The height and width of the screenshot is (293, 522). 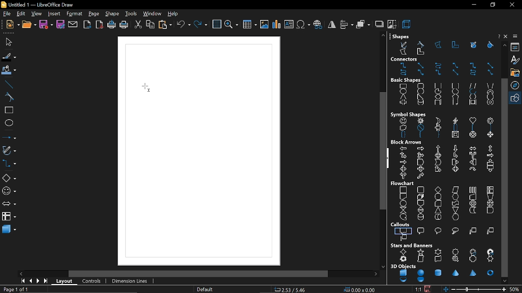 I want to click on cloud, so click(x=401, y=127).